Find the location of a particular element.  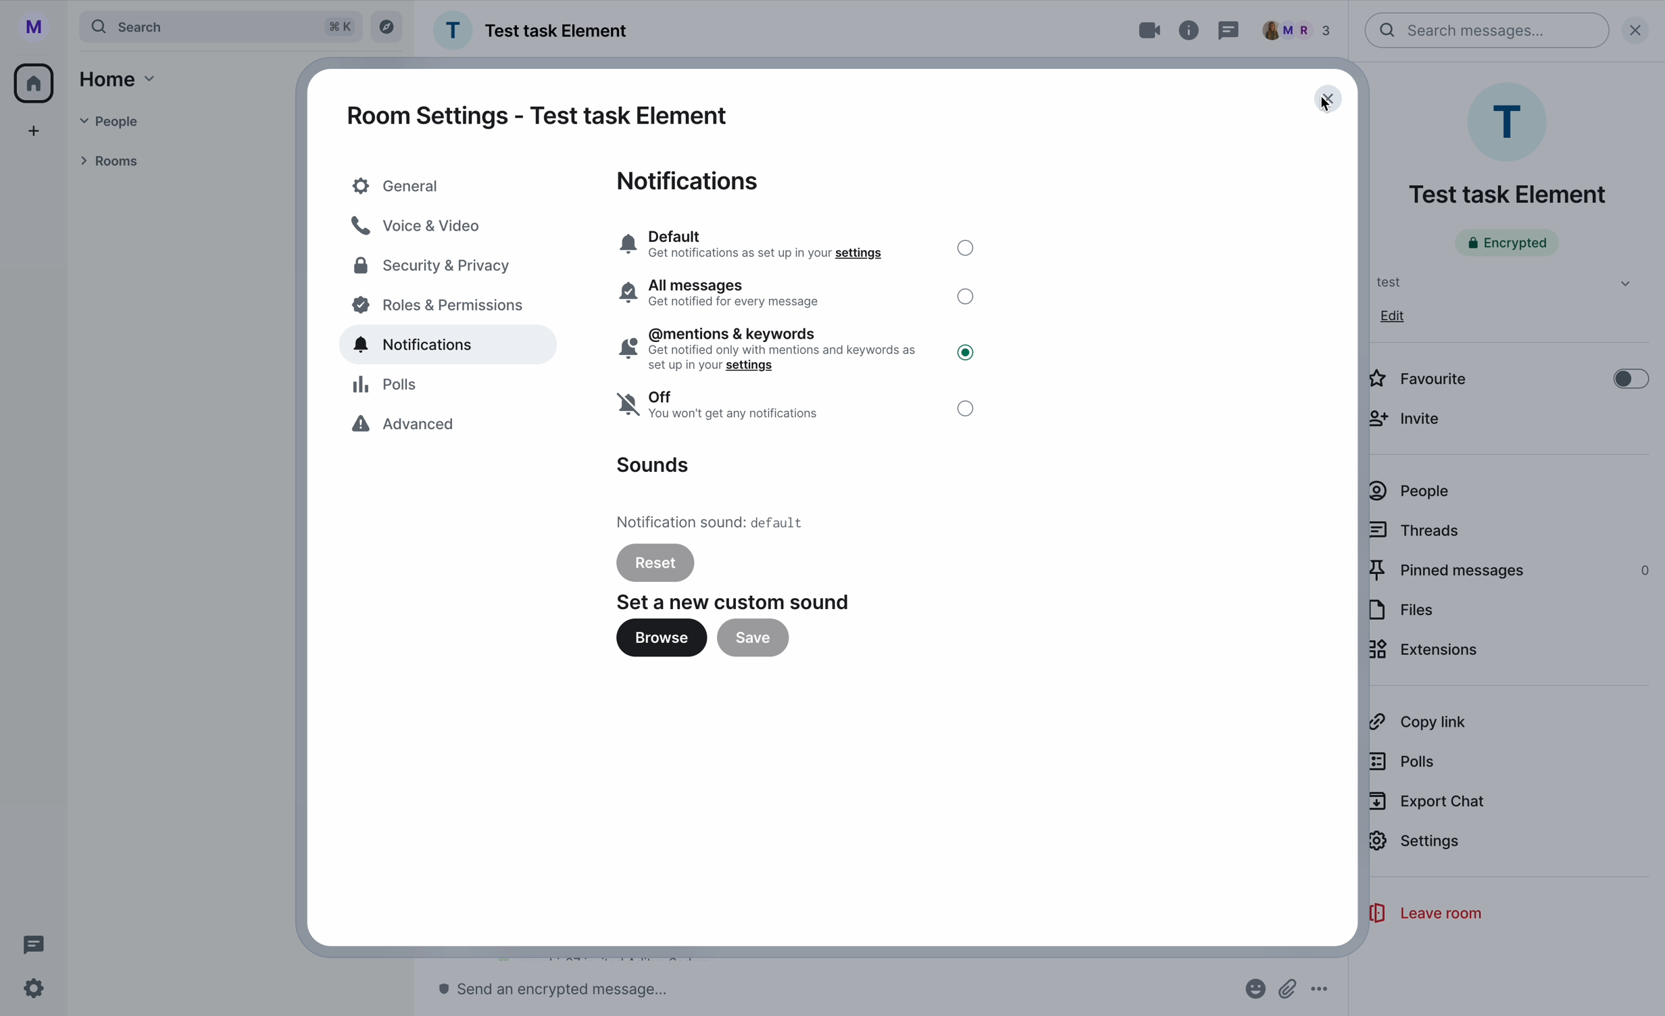

people is located at coordinates (1302, 30).